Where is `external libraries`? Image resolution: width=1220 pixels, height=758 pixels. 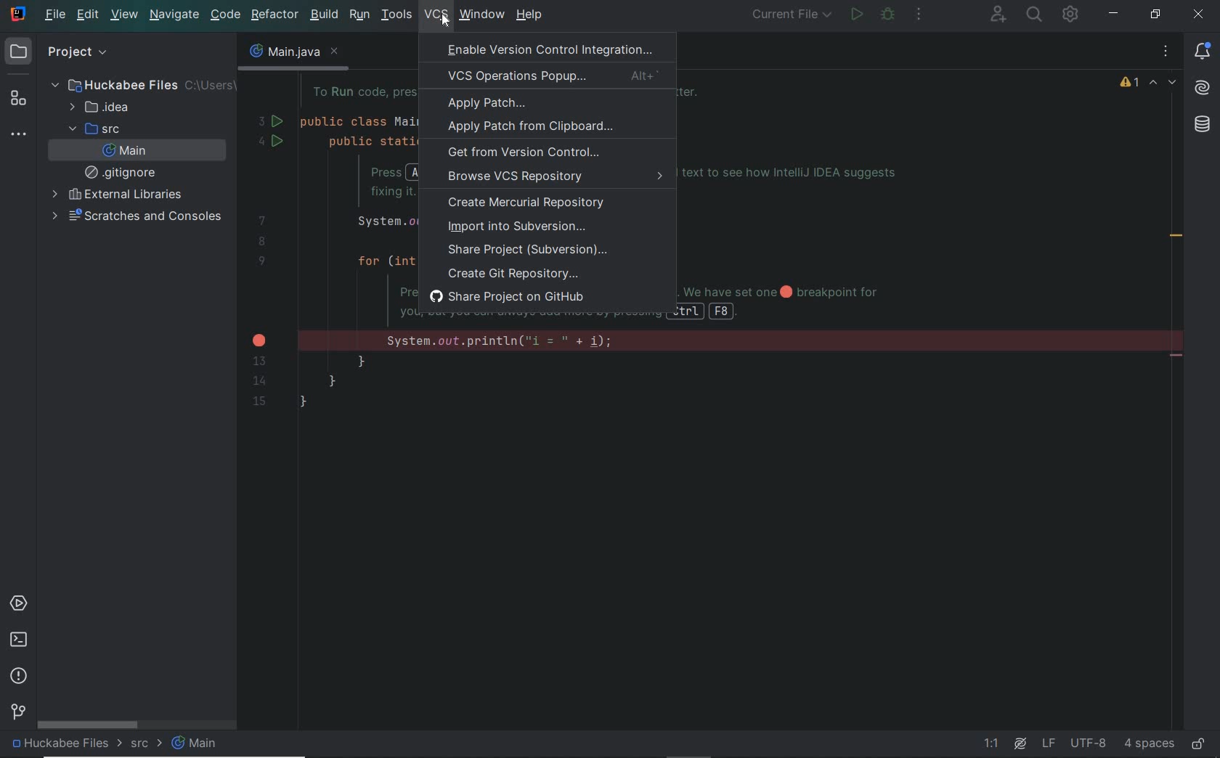
external libraries is located at coordinates (115, 195).